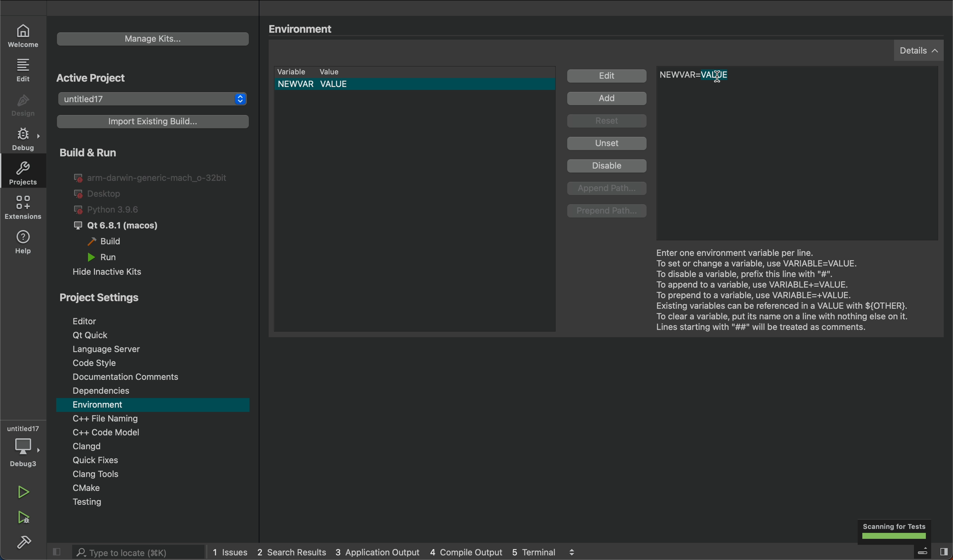  Describe the element at coordinates (154, 99) in the screenshot. I see `projects` at that location.